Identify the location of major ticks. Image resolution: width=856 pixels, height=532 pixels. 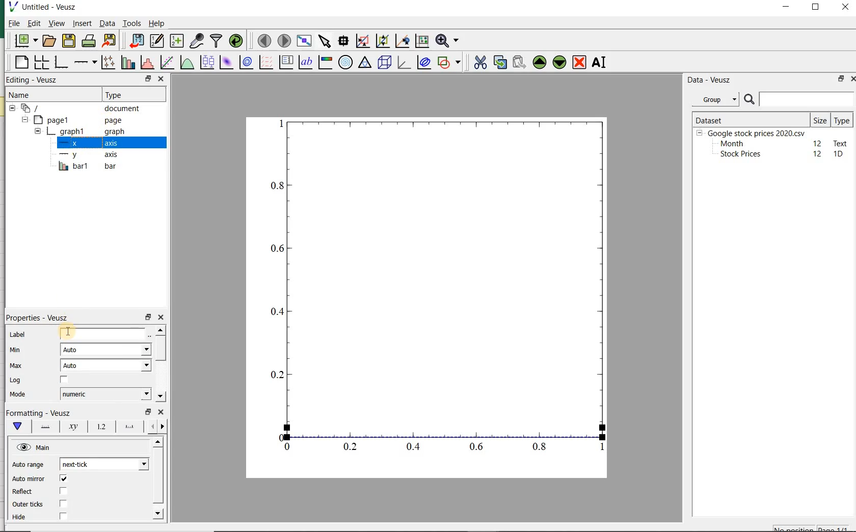
(128, 427).